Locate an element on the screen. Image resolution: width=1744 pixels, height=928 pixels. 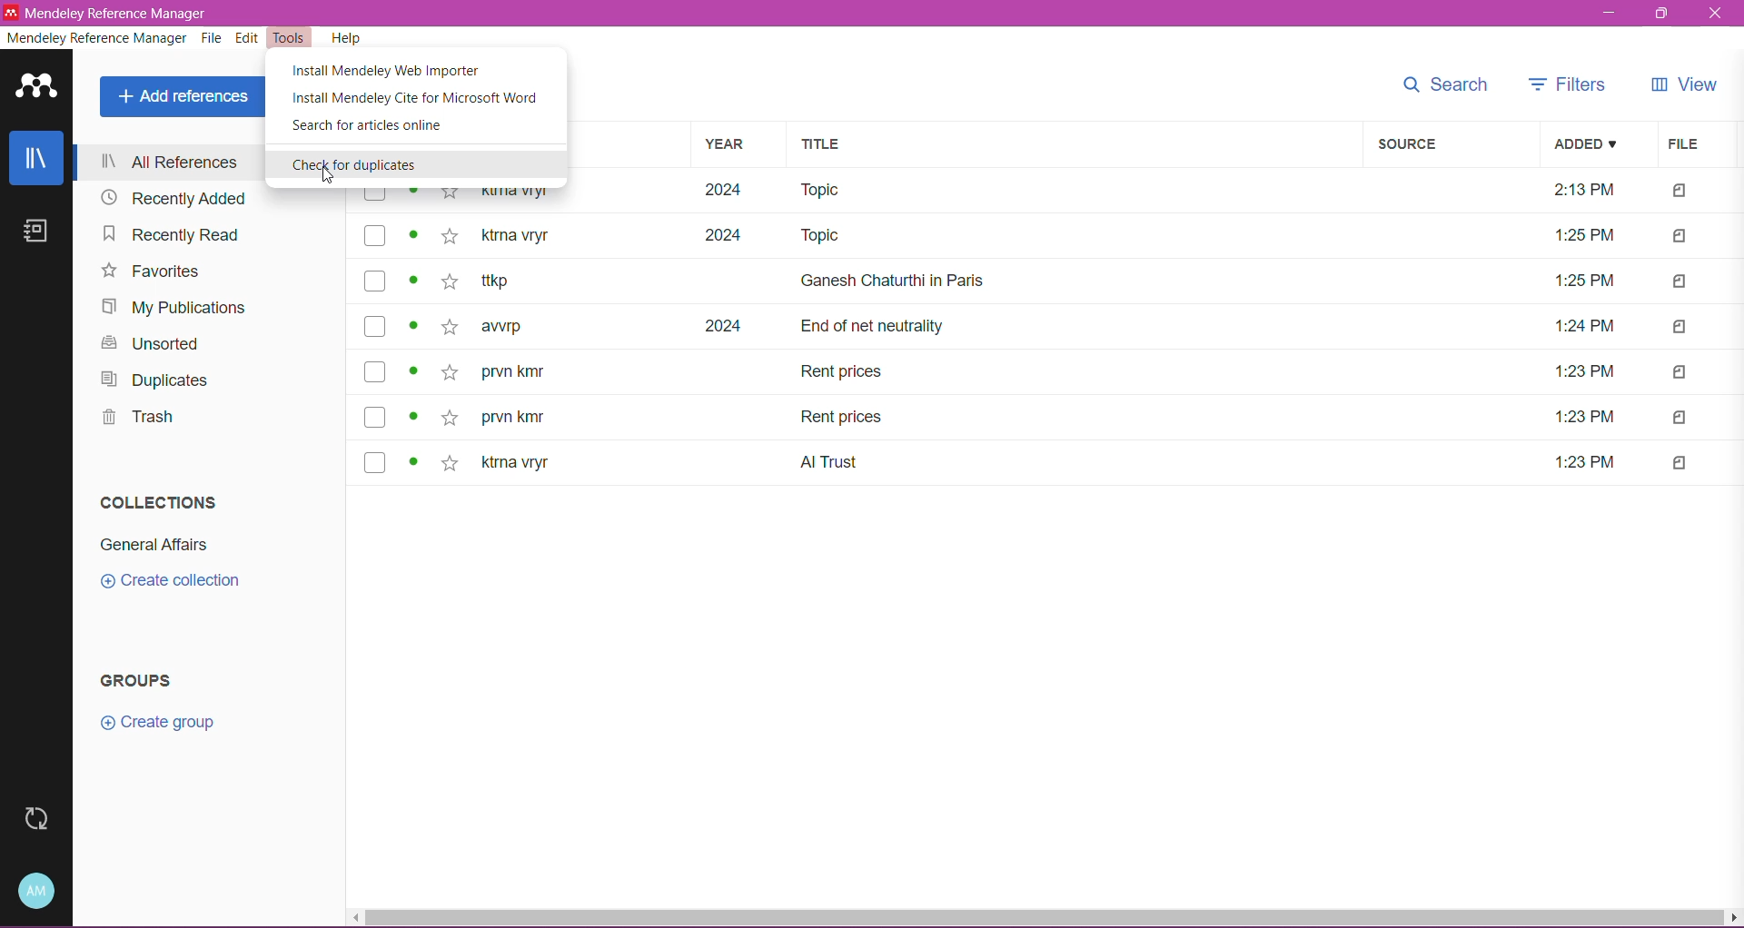
maximize is located at coordinates (1666, 15).